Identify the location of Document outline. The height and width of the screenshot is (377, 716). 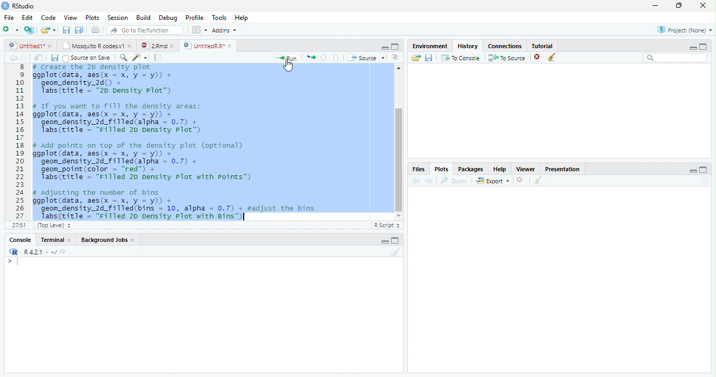
(395, 58).